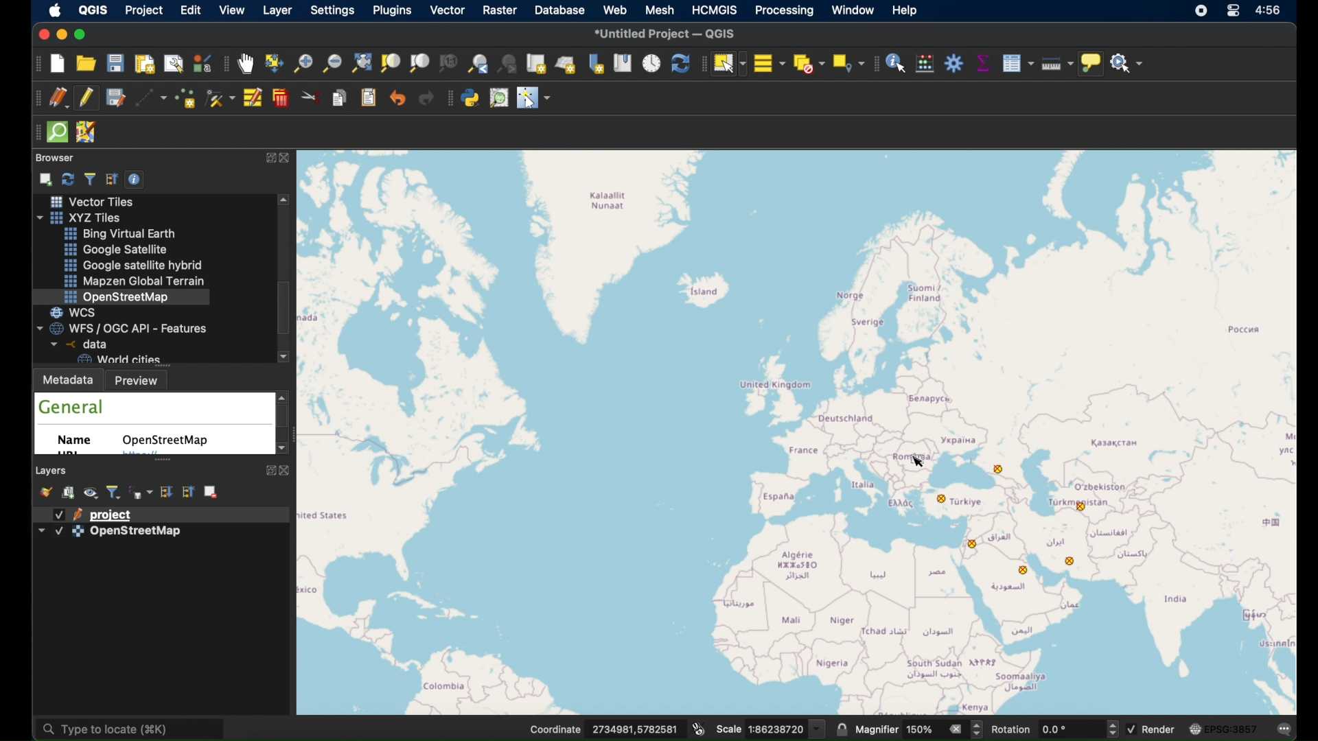  What do you see at coordinates (84, 34) in the screenshot?
I see `maximize` at bounding box center [84, 34].